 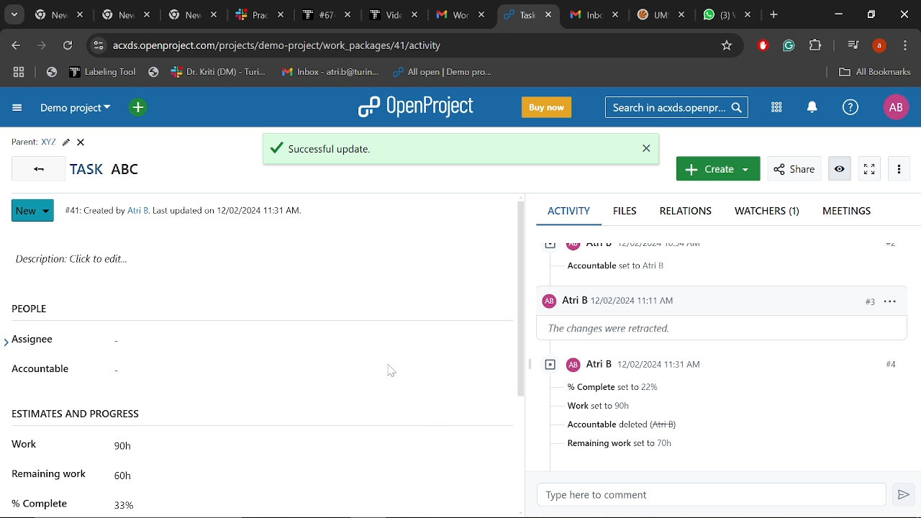 I want to click on Go back to all tasks, so click(x=39, y=169).